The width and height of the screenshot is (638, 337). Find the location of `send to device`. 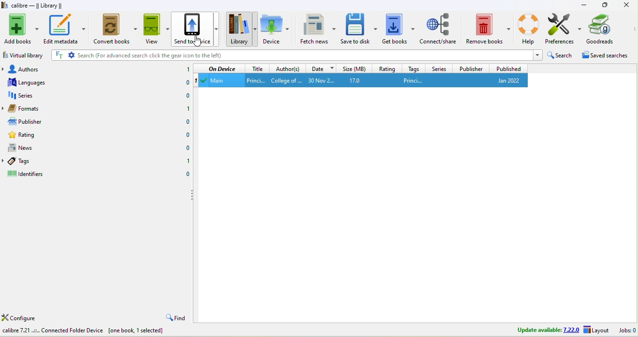

send to device is located at coordinates (195, 29).